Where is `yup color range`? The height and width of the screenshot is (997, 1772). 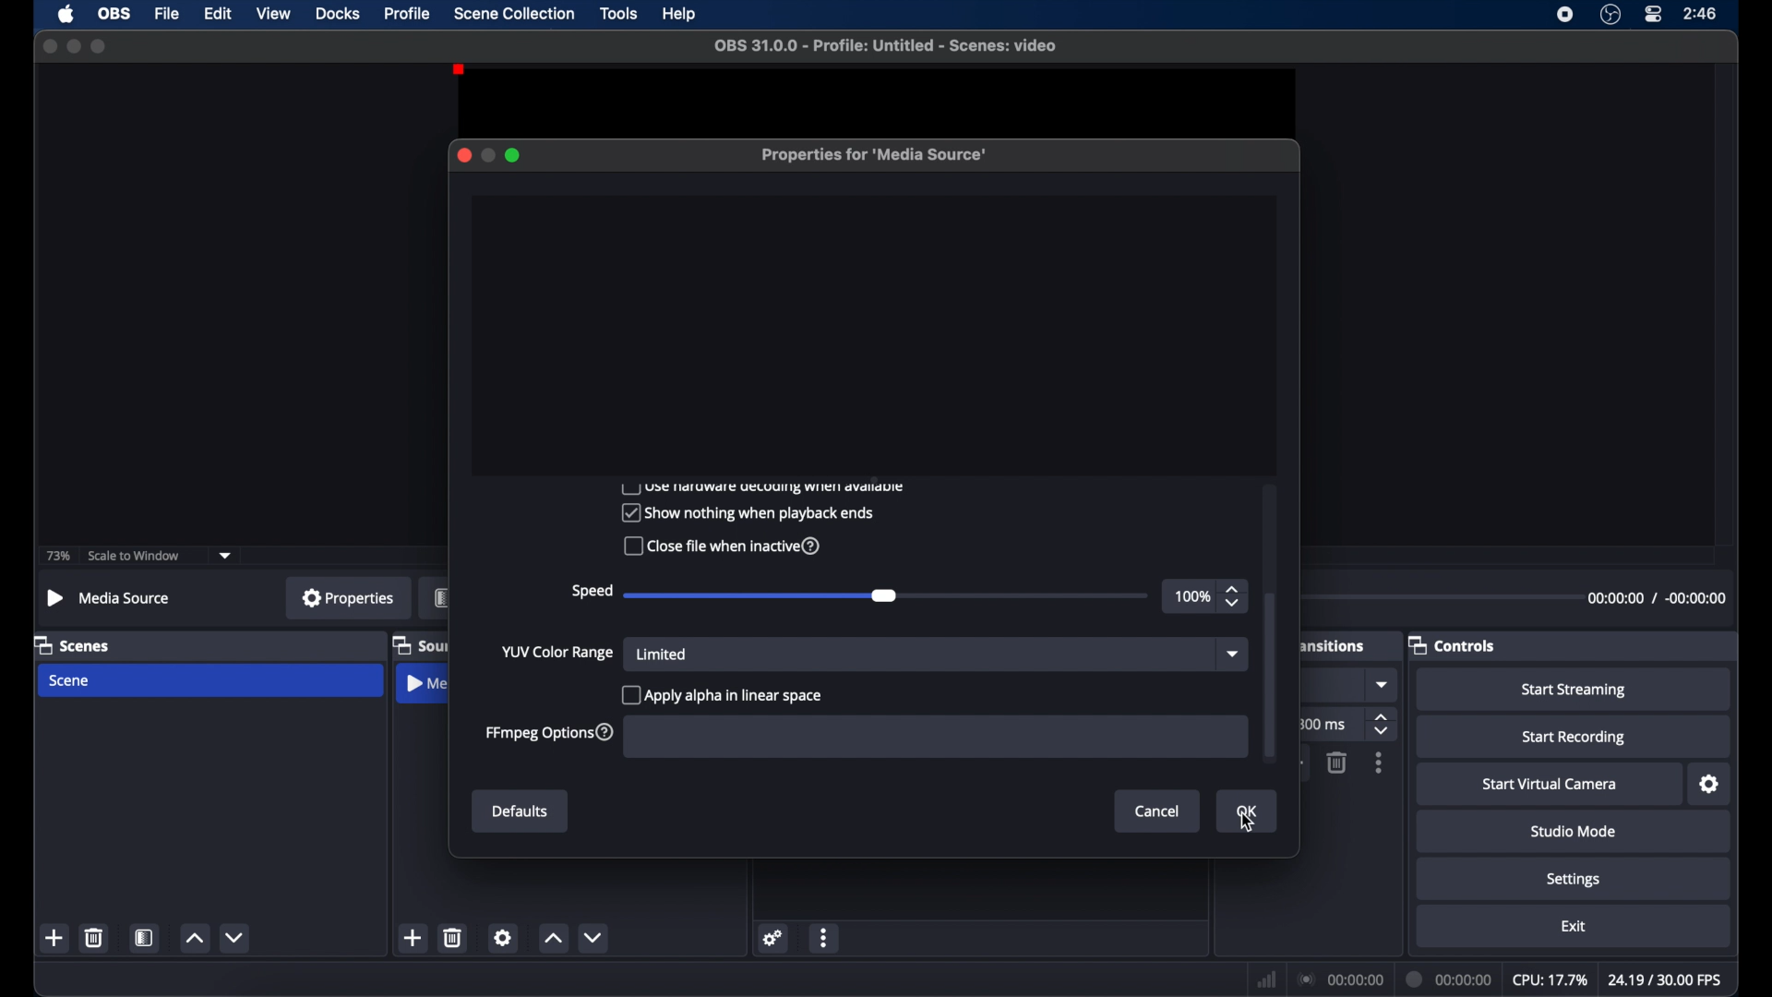
yup color range is located at coordinates (558, 651).